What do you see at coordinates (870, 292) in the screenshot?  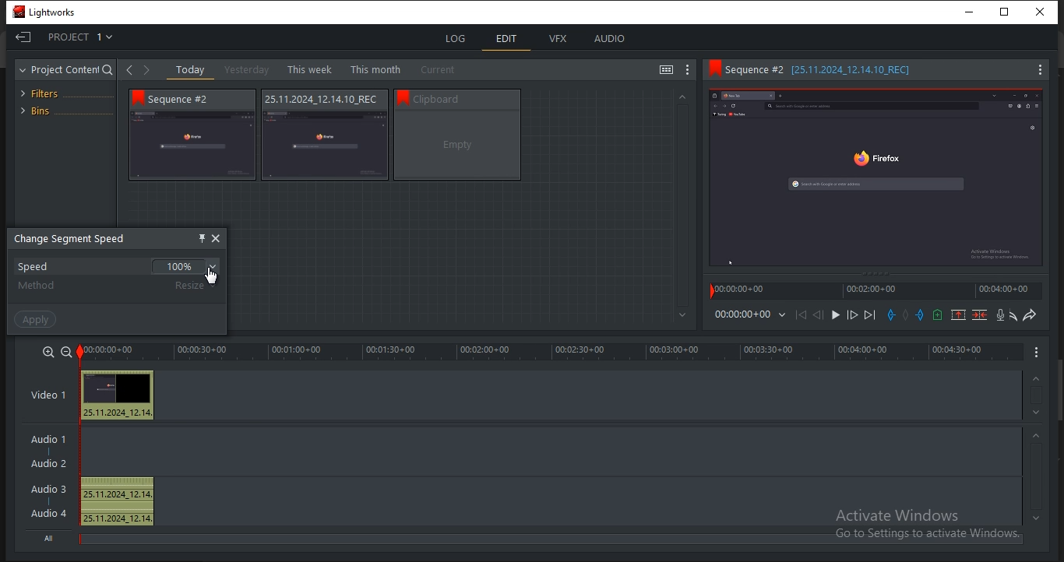 I see `time stamp` at bounding box center [870, 292].